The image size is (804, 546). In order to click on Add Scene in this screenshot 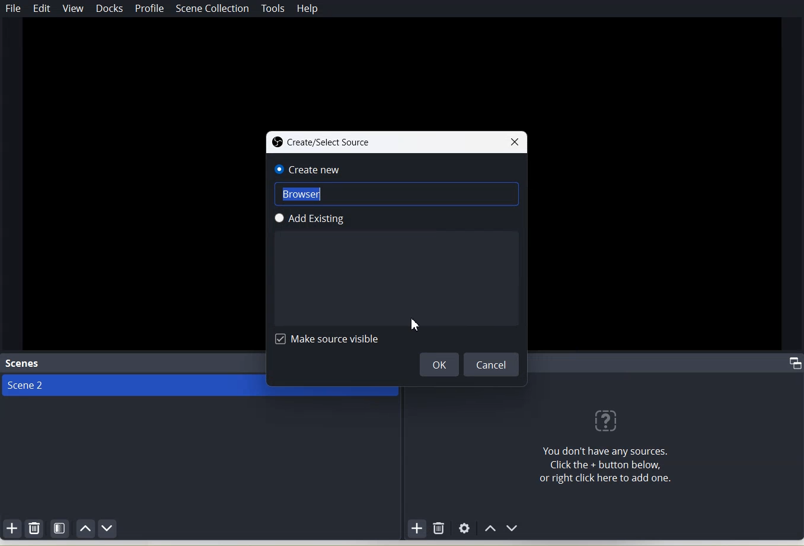, I will do `click(12, 528)`.